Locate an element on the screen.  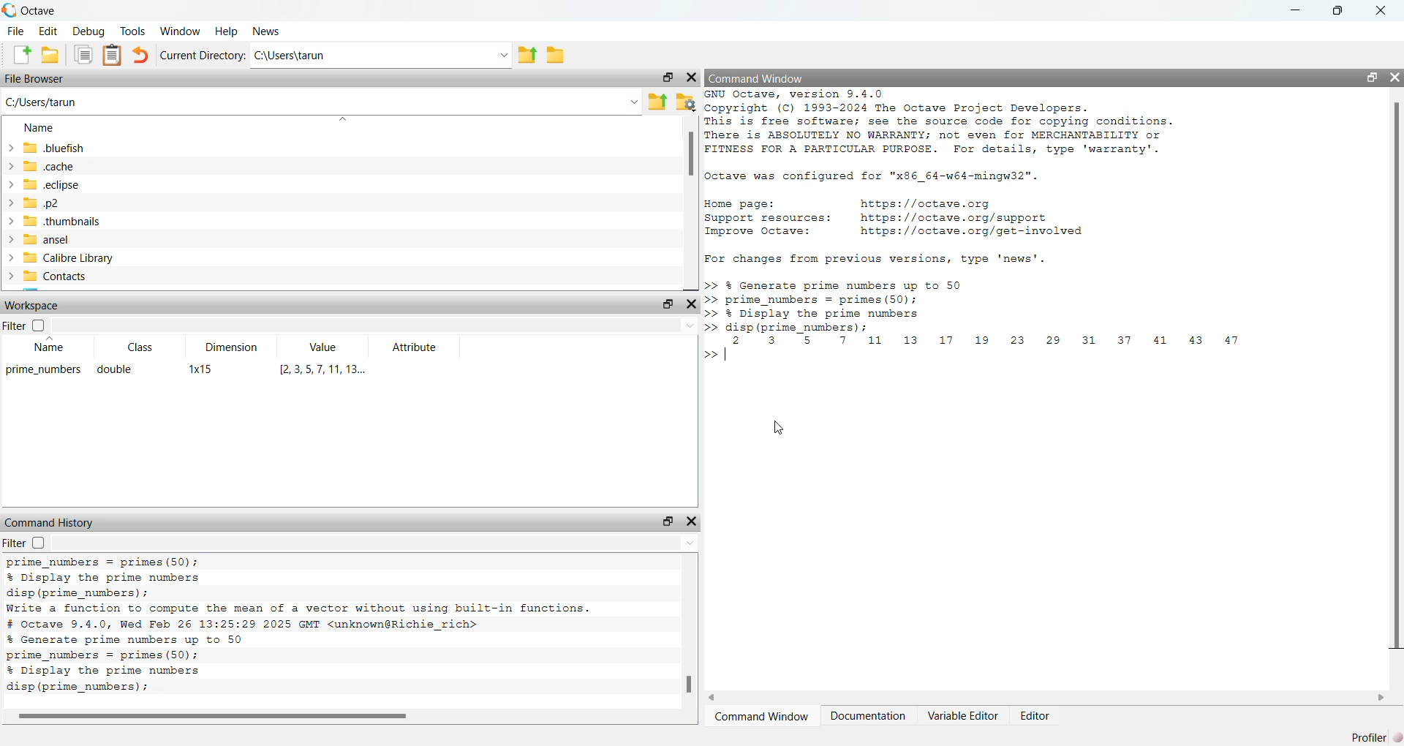
File Browser is located at coordinates (35, 80).